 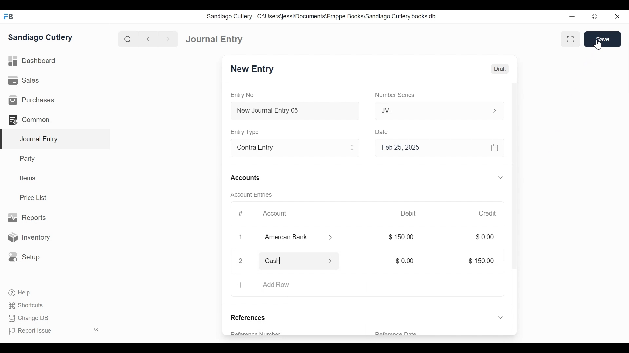 What do you see at coordinates (240, 237) in the screenshot?
I see `1` at bounding box center [240, 237].